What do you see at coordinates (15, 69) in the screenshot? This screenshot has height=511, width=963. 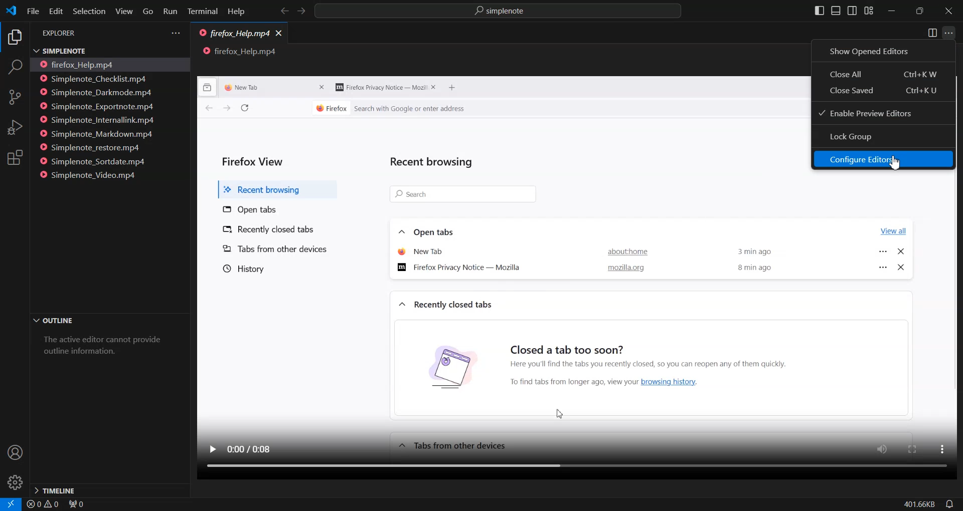 I see `Search` at bounding box center [15, 69].